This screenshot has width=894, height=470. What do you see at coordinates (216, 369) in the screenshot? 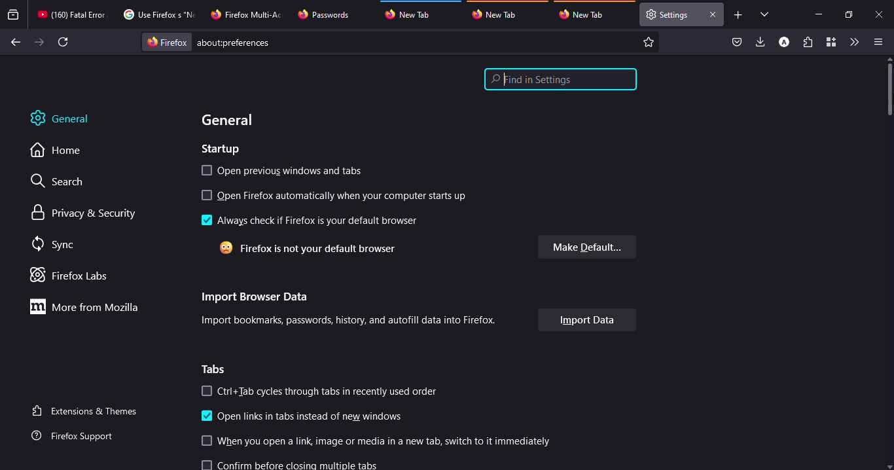
I see `tabs` at bounding box center [216, 369].